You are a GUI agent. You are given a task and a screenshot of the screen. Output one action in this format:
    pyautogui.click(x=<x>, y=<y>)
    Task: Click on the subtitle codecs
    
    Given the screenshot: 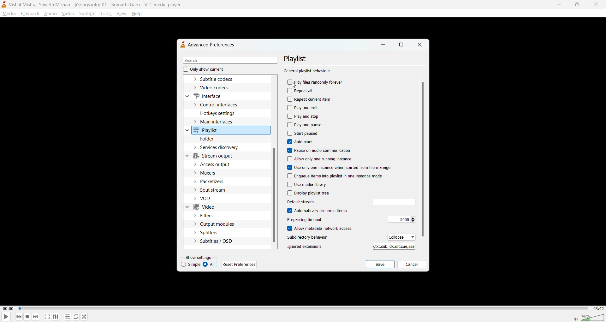 What is the action you would take?
    pyautogui.click(x=219, y=80)
    